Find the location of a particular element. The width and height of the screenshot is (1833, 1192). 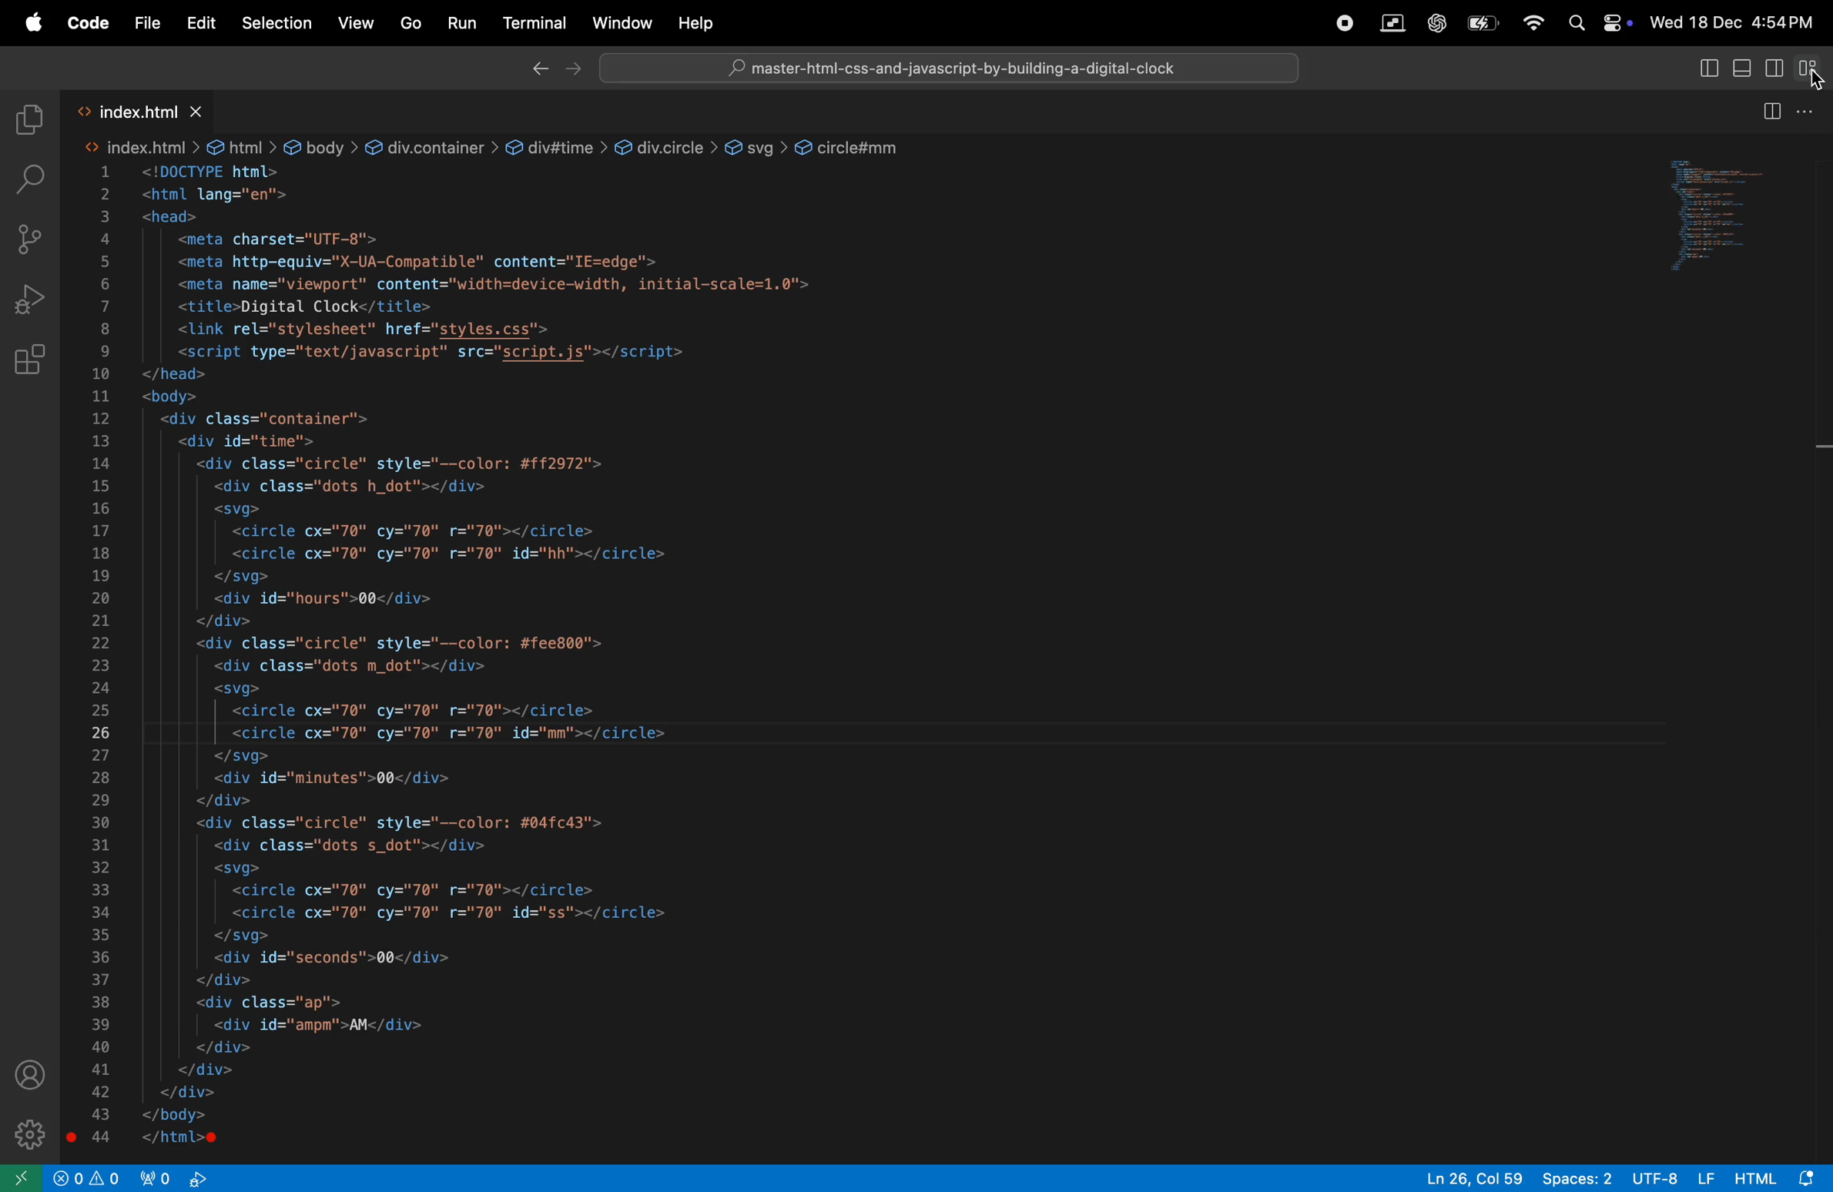

<!DOCTYPE html><html lang="en"><head><meta charset="UTF-8"><meta http-equiv="X-UA-Compatible" content="IE=edge'><meta name="viewport" content="width=device-width, initial-scale=1.0"><title>Digital Clock</title><link rel="stylesheet" href="styles.css"><script type="text/javascript" src="script.js"></script></head><body><div class="container"><div id="time"><div class="circle" style="--color: #ff2972"><div class="dots h_dot"></div><svg><circle cx="70" cy="70" r="70"></circle><circle cx="70" cy="70" r="70" id="hh"></circle></svg><div id="hours">00</div></div><div class="circle" style="--color: #fee800"><div class="dots m_dot"></div><svg><circle cx="70" cy="70" r="70"></circle><circle cx="70" cy="70" r="70" id="mm"></circle></svg><div id="minutes">00</div></div><div class="circle" style="--color: #04fc43"><div class="dots s_dot"></div><svg><circle cx="70" cy="70" r="70"></circle><circle cx="70" cy="70" r="70" id="ss"></circle></svg><div id="seconds">00</div></div><div class="ap"><div id="ampm">AM</div></div></div></div></body></html> is located at coordinates (580, 661).